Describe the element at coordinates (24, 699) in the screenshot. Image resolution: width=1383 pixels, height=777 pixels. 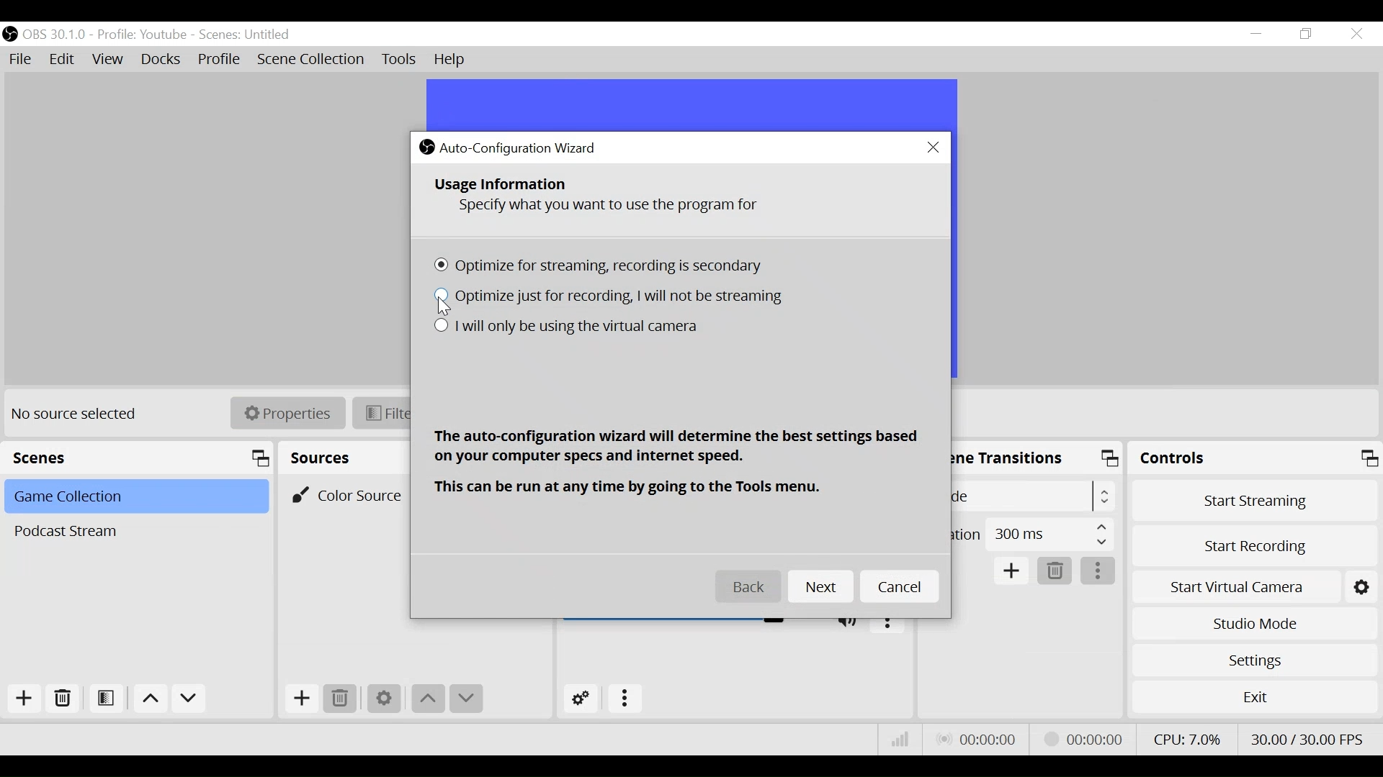
I see `Add` at that location.